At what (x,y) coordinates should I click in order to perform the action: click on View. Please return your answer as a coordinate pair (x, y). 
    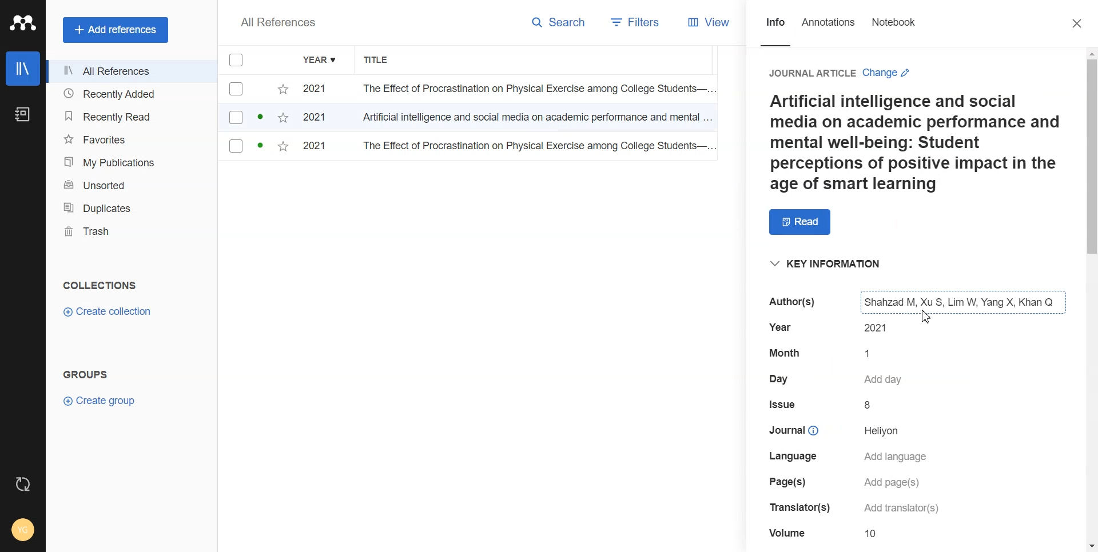
    Looking at the image, I should click on (714, 23).